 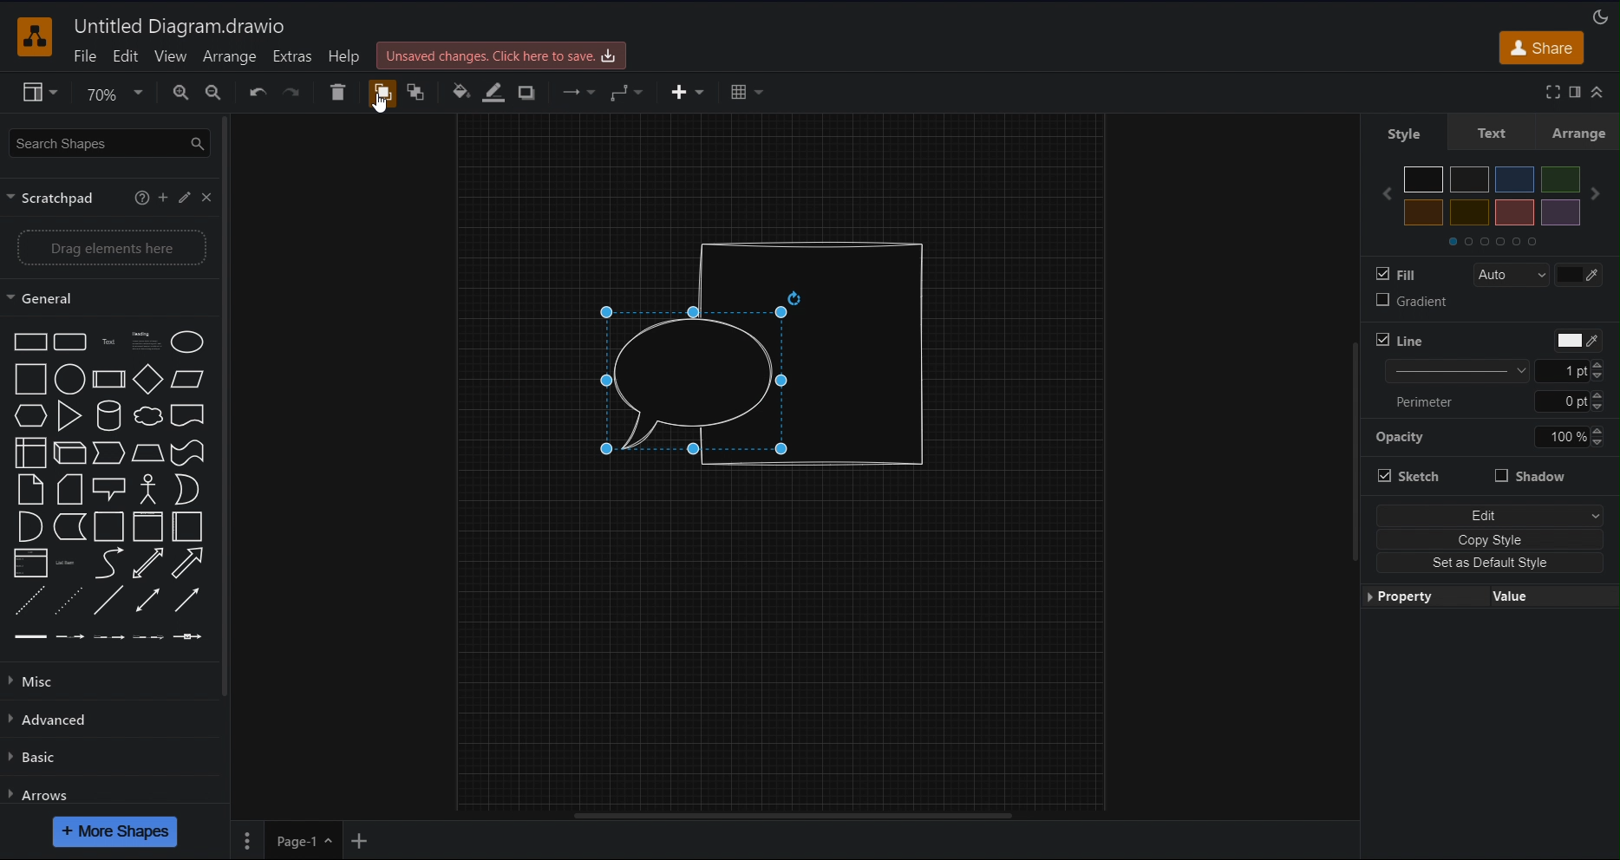 What do you see at coordinates (148, 636) in the screenshot?
I see `Connector with 3 labels` at bounding box center [148, 636].